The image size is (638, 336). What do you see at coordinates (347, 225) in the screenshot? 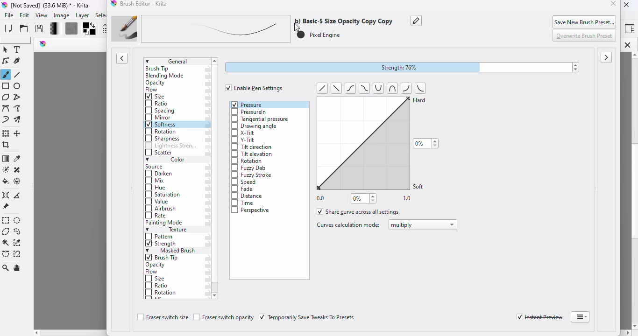
I see `curves calculation mode` at bounding box center [347, 225].